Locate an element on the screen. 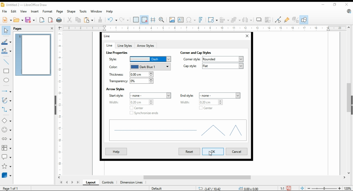 The height and width of the screenshot is (191, 353). 1:1 is located at coordinates (282, 188).